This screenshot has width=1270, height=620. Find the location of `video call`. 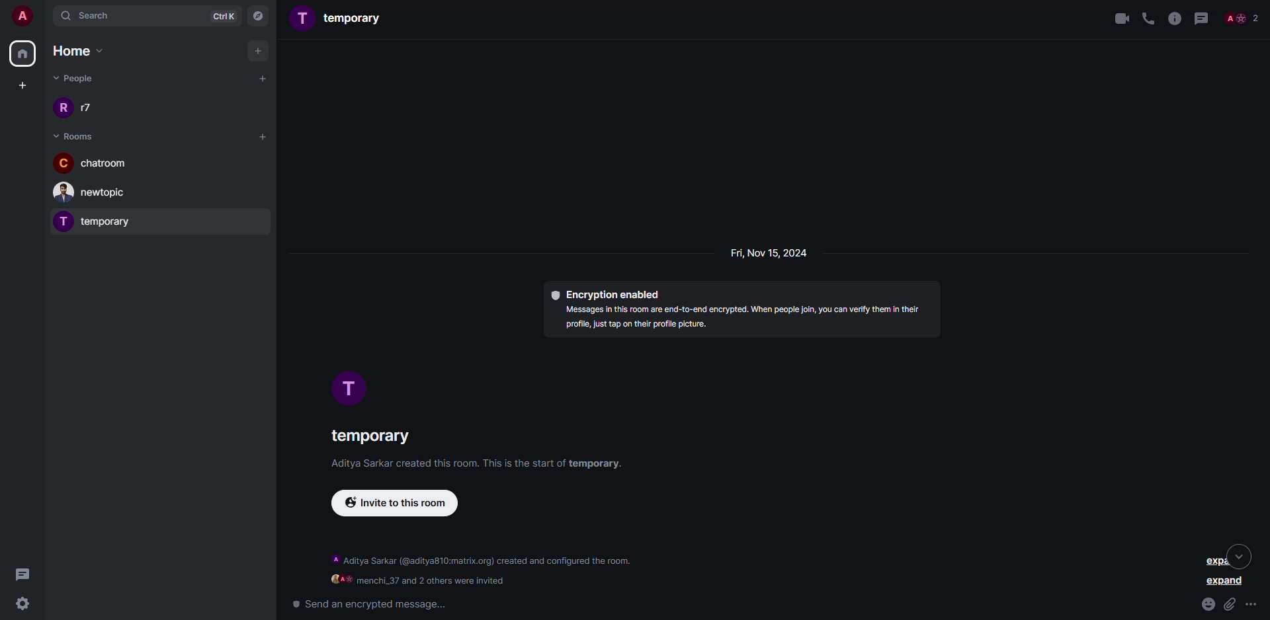

video call is located at coordinates (1116, 17).